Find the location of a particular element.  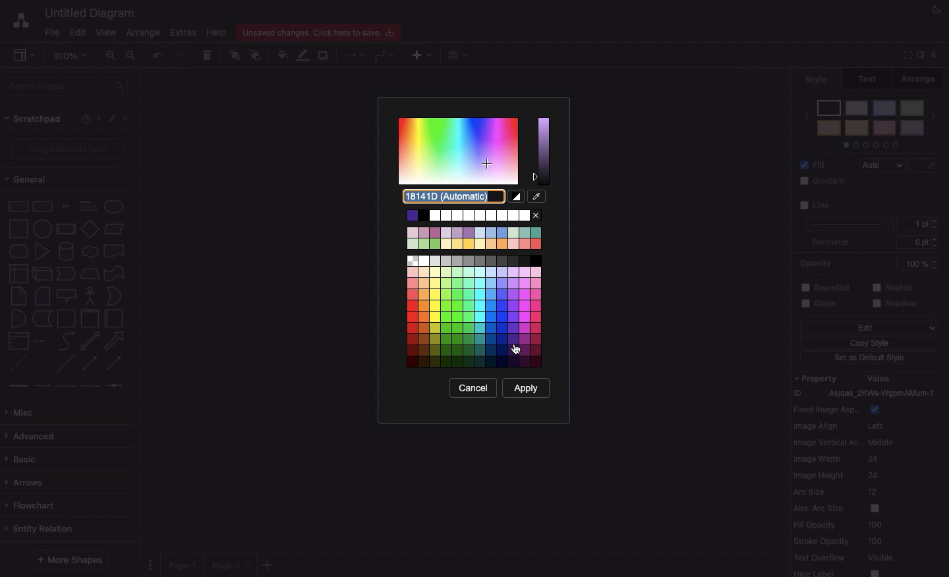

callout is located at coordinates (65, 296).